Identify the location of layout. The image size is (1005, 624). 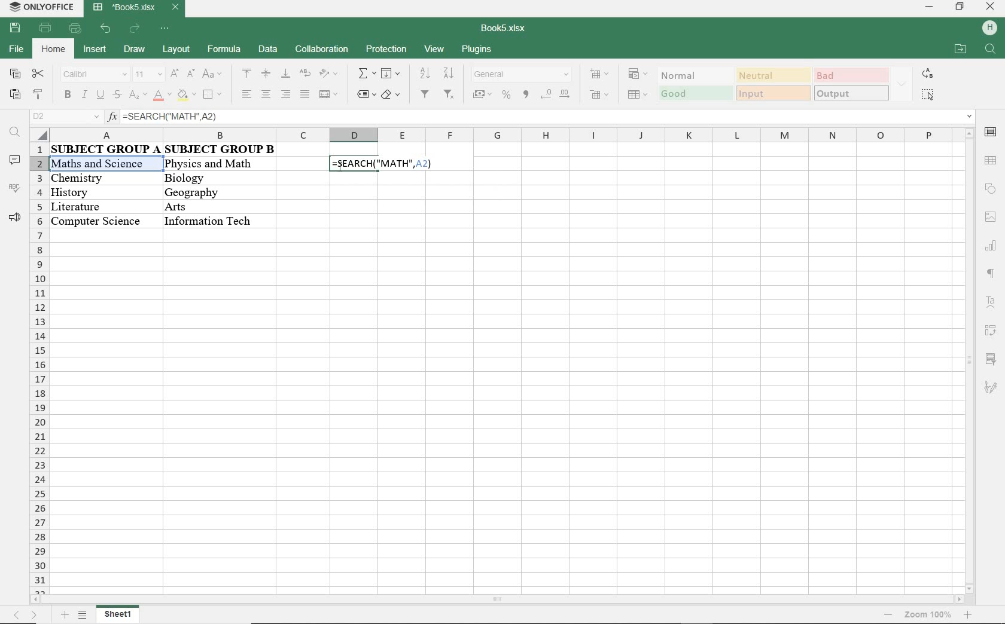
(176, 48).